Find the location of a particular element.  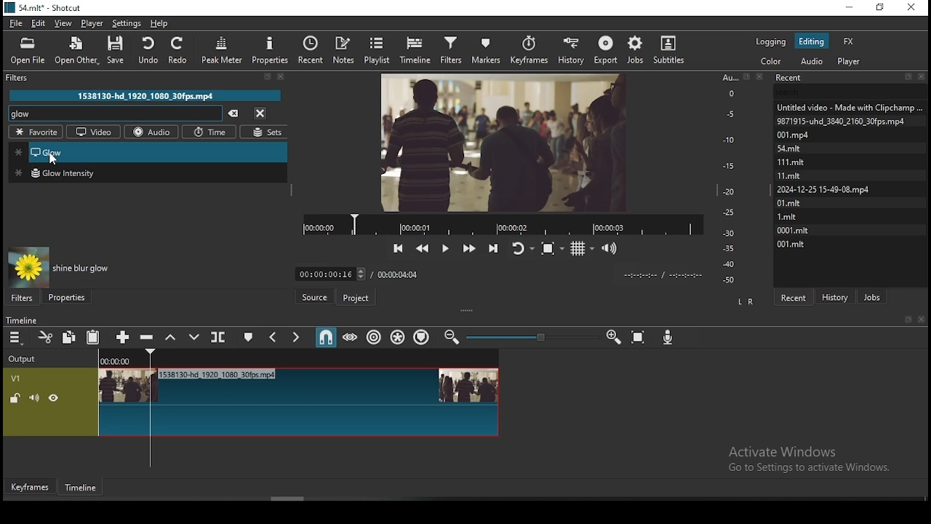

scrub while dragging is located at coordinates (351, 337).